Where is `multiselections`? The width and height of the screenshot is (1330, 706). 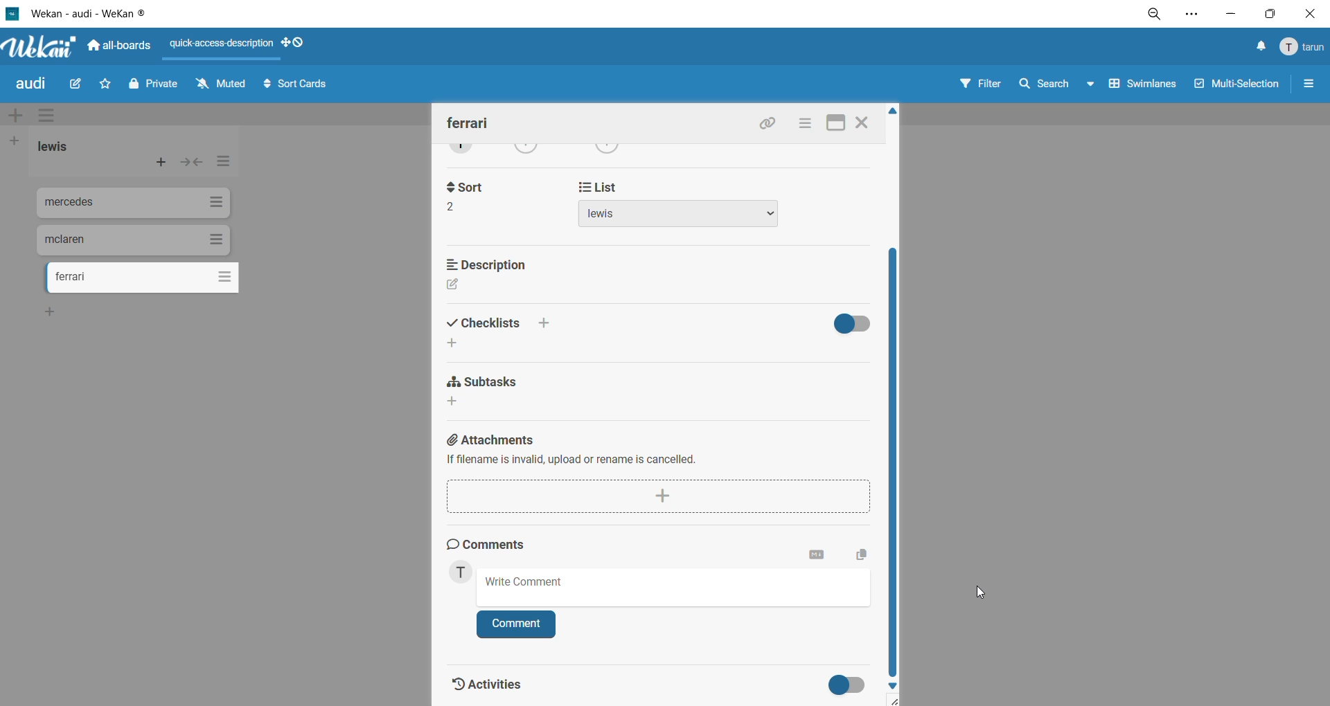
multiselections is located at coordinates (1234, 86).